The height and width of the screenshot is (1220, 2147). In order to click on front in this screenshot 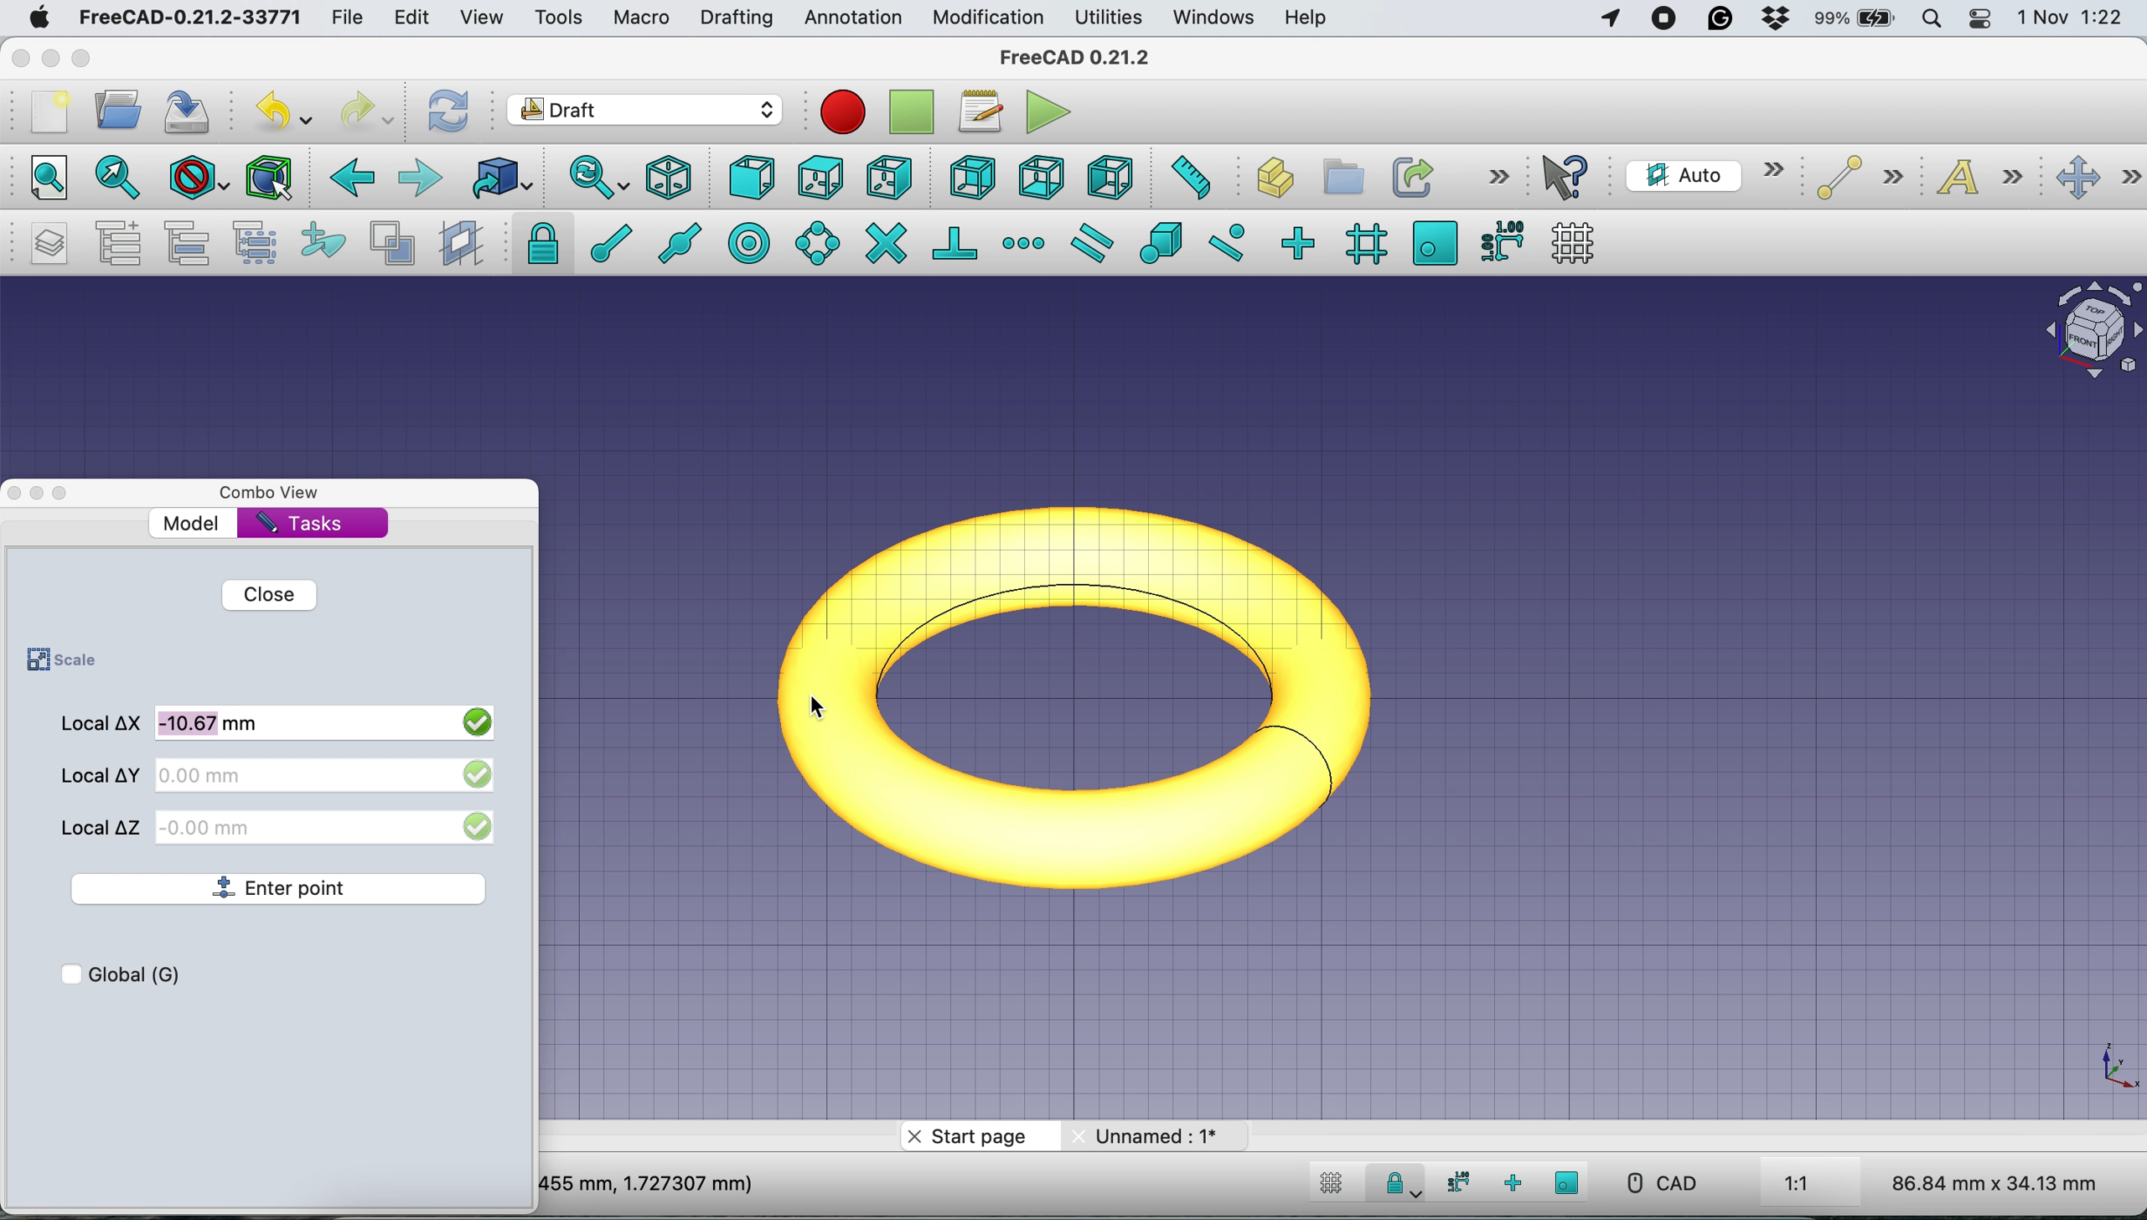, I will do `click(751, 179)`.